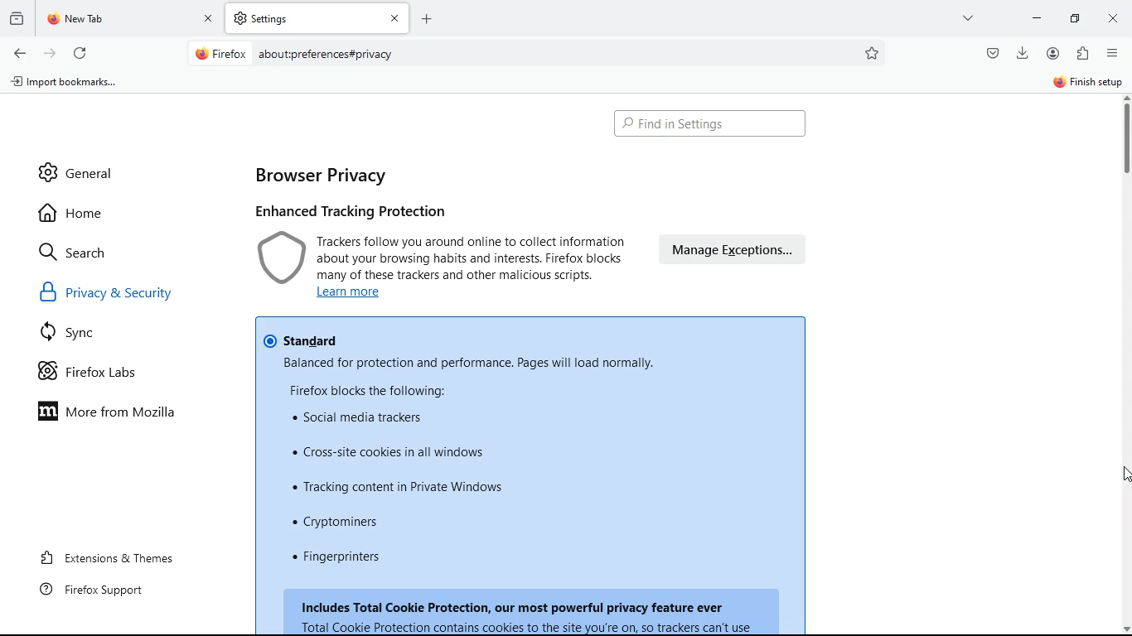 Image resolution: width=1132 pixels, height=636 pixels. What do you see at coordinates (468, 364) in the screenshot?
I see `| Balanced for protection and performance. Pages will load normally.` at bounding box center [468, 364].